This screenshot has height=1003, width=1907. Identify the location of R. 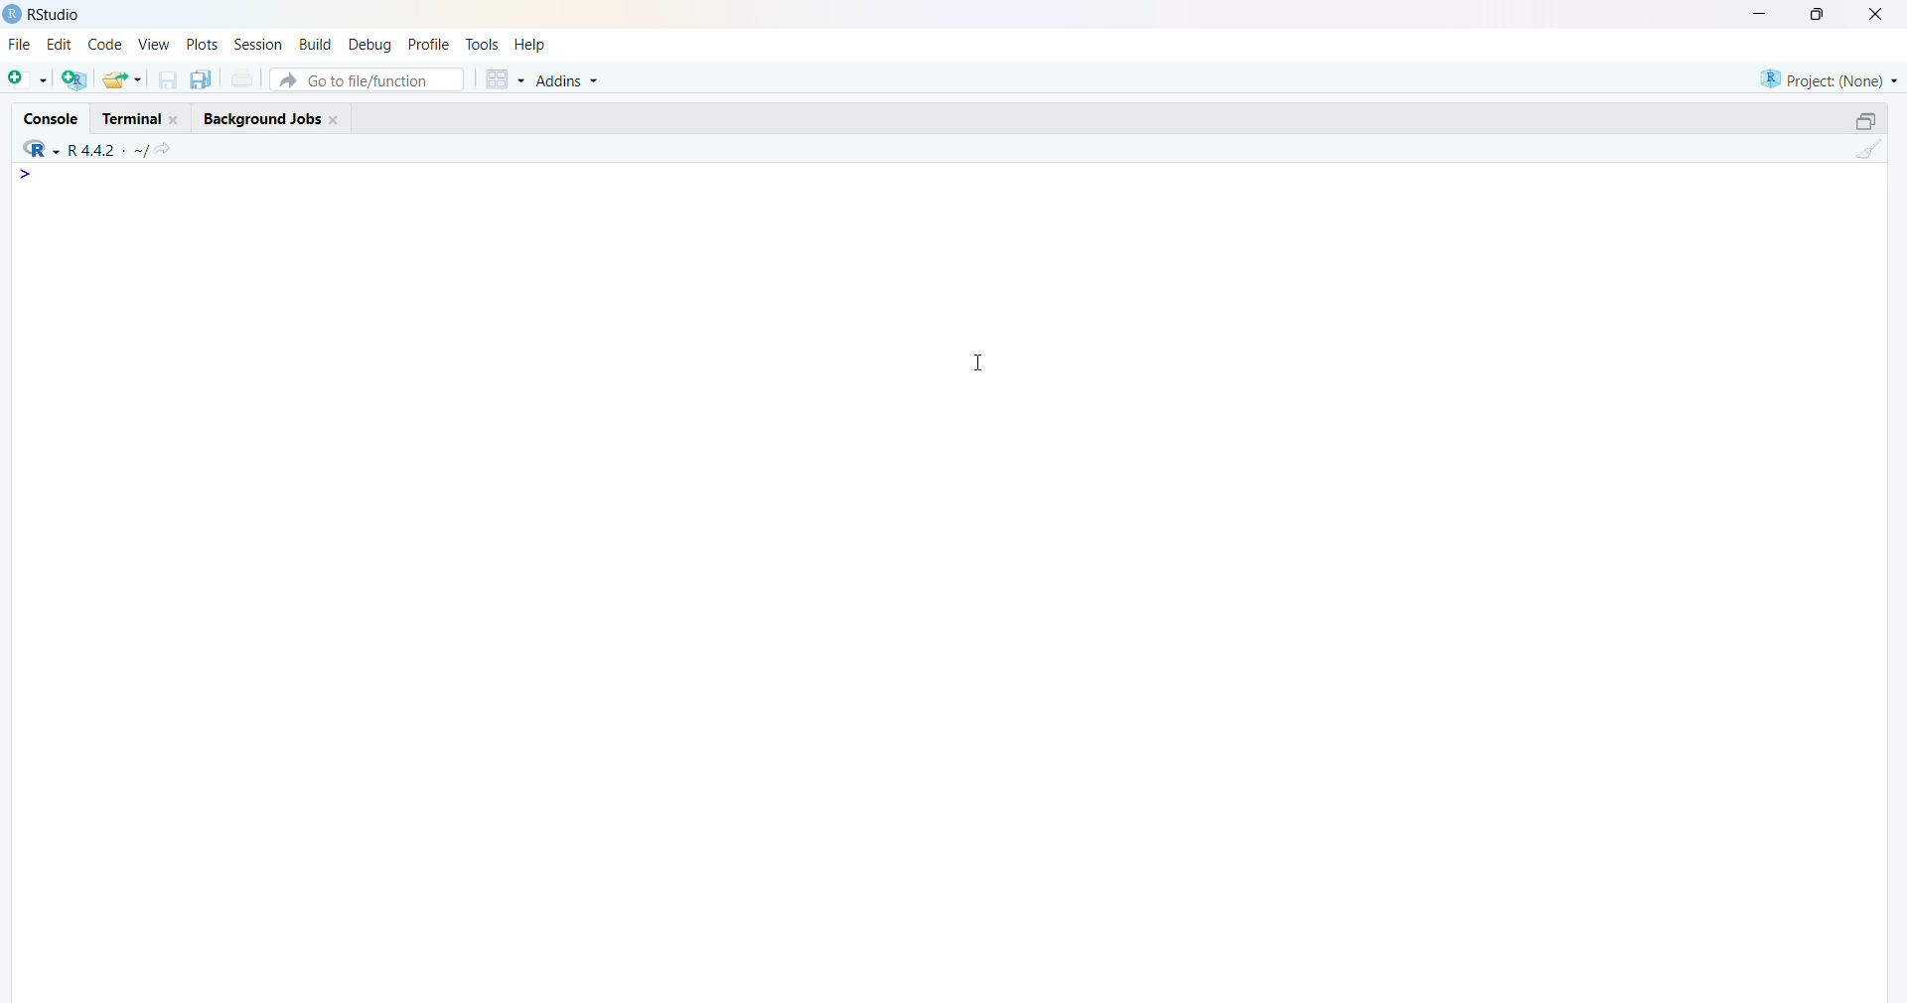
(41, 149).